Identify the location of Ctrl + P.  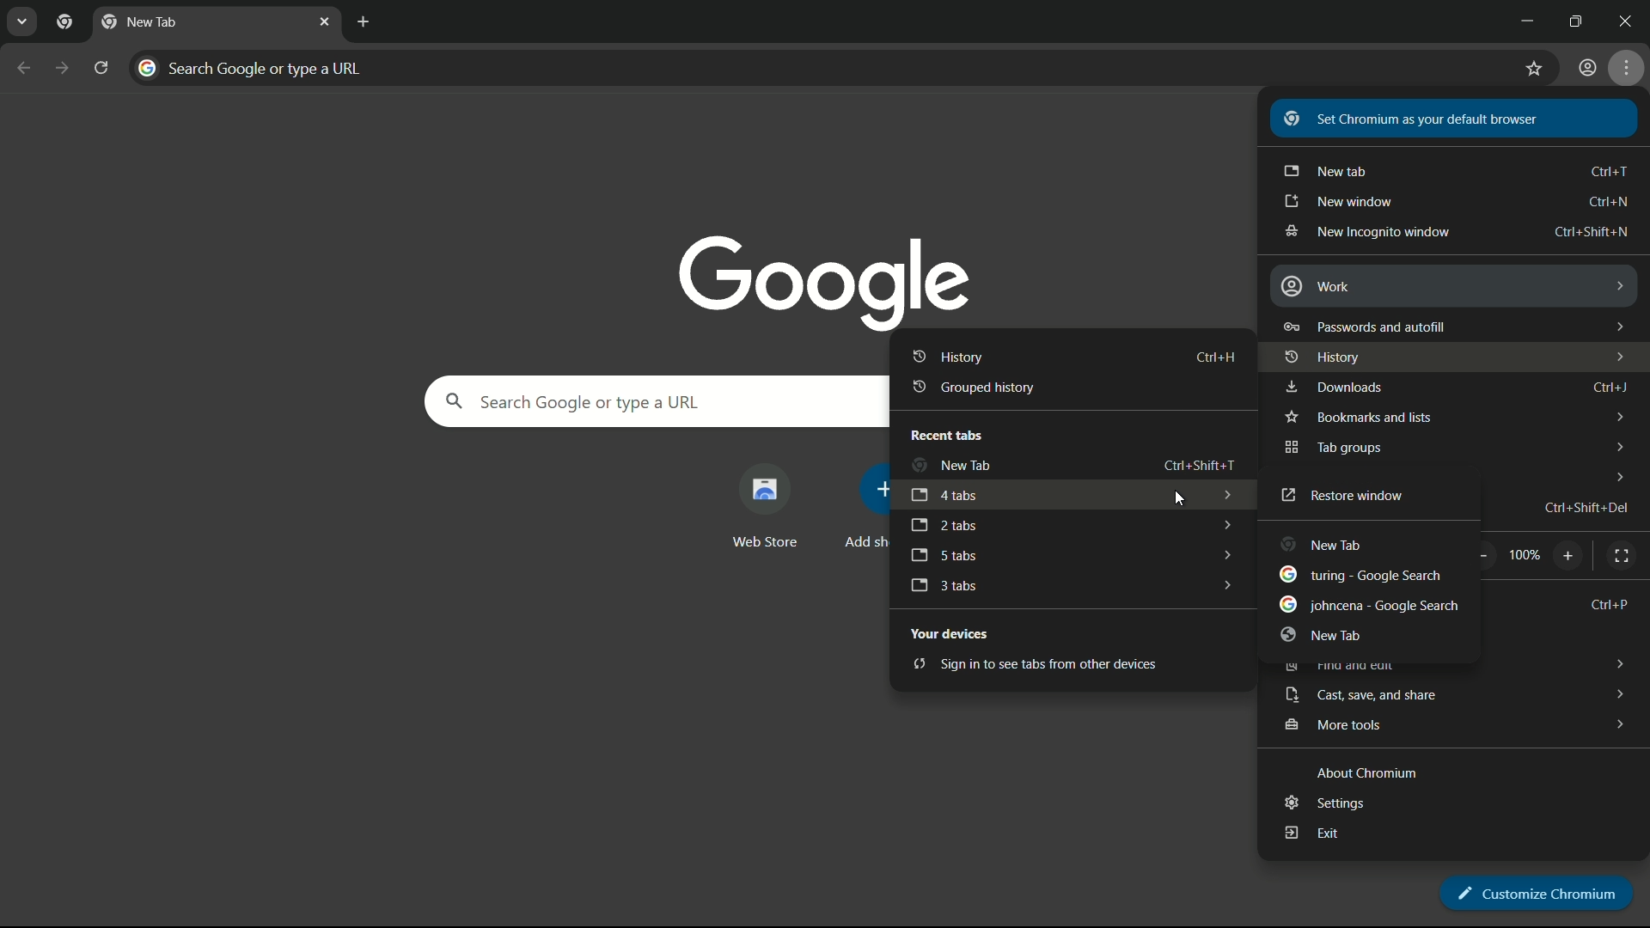
(1610, 605).